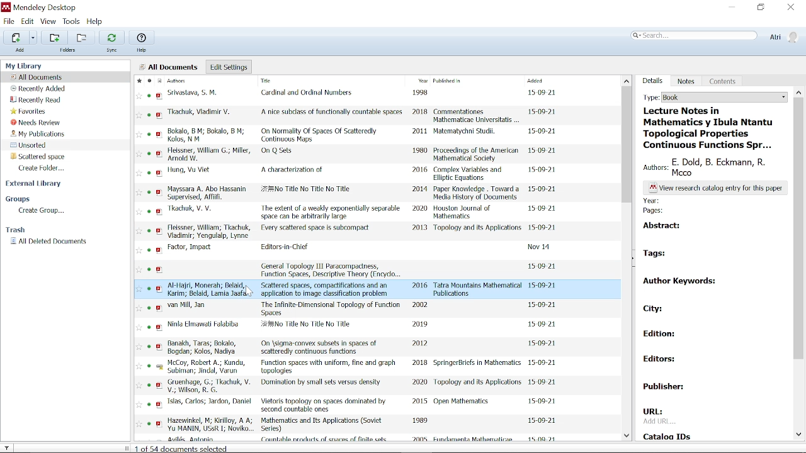 The height and width of the screenshot is (453, 806). Describe the element at coordinates (652, 307) in the screenshot. I see `city` at that location.